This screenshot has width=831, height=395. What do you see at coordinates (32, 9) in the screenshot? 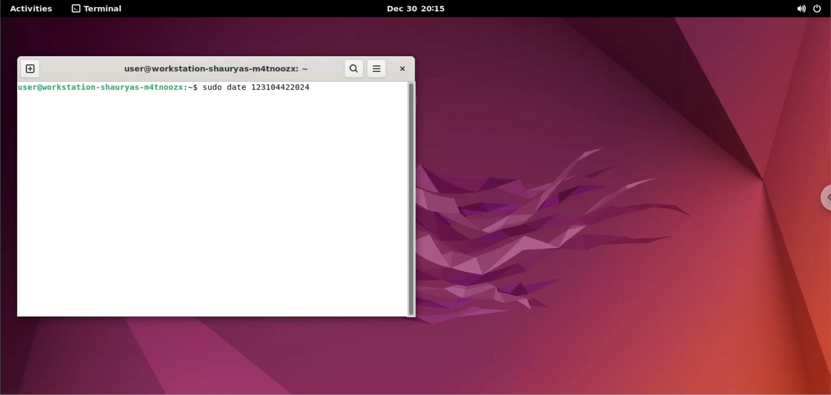
I see `Activities` at bounding box center [32, 9].